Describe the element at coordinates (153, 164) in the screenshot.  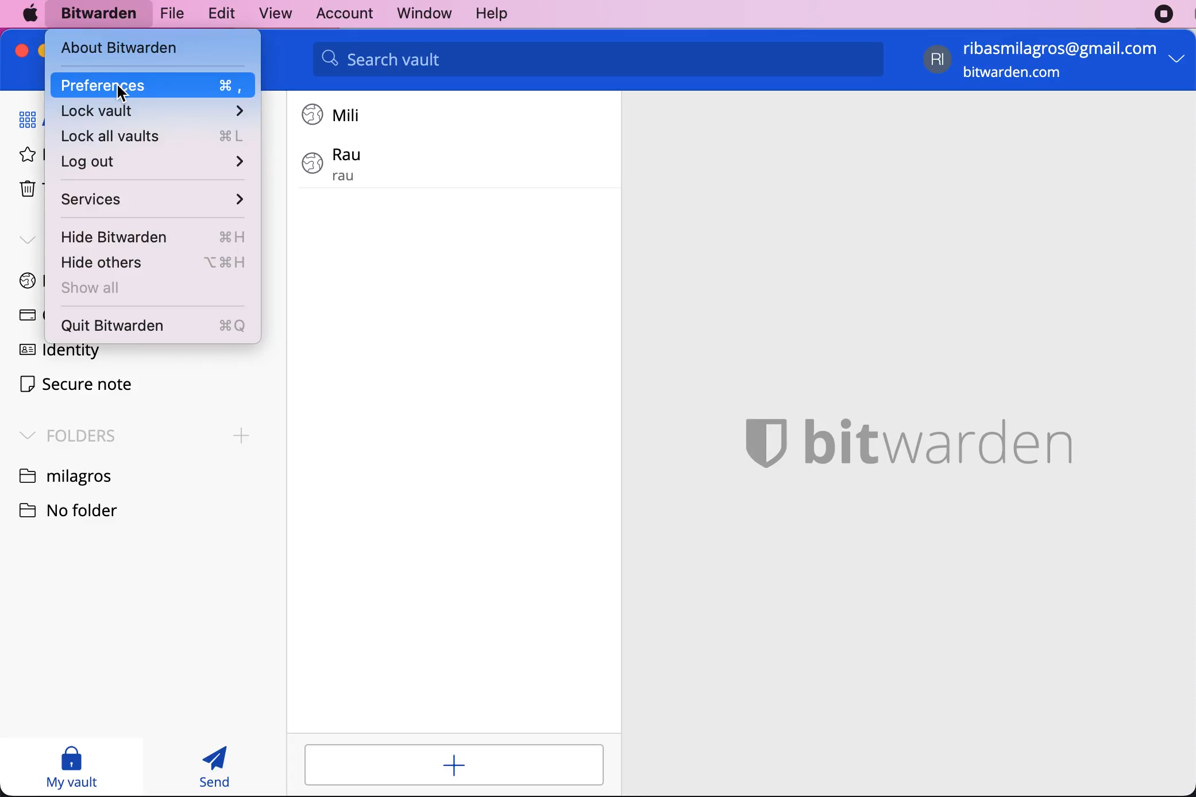
I see `log out` at that location.